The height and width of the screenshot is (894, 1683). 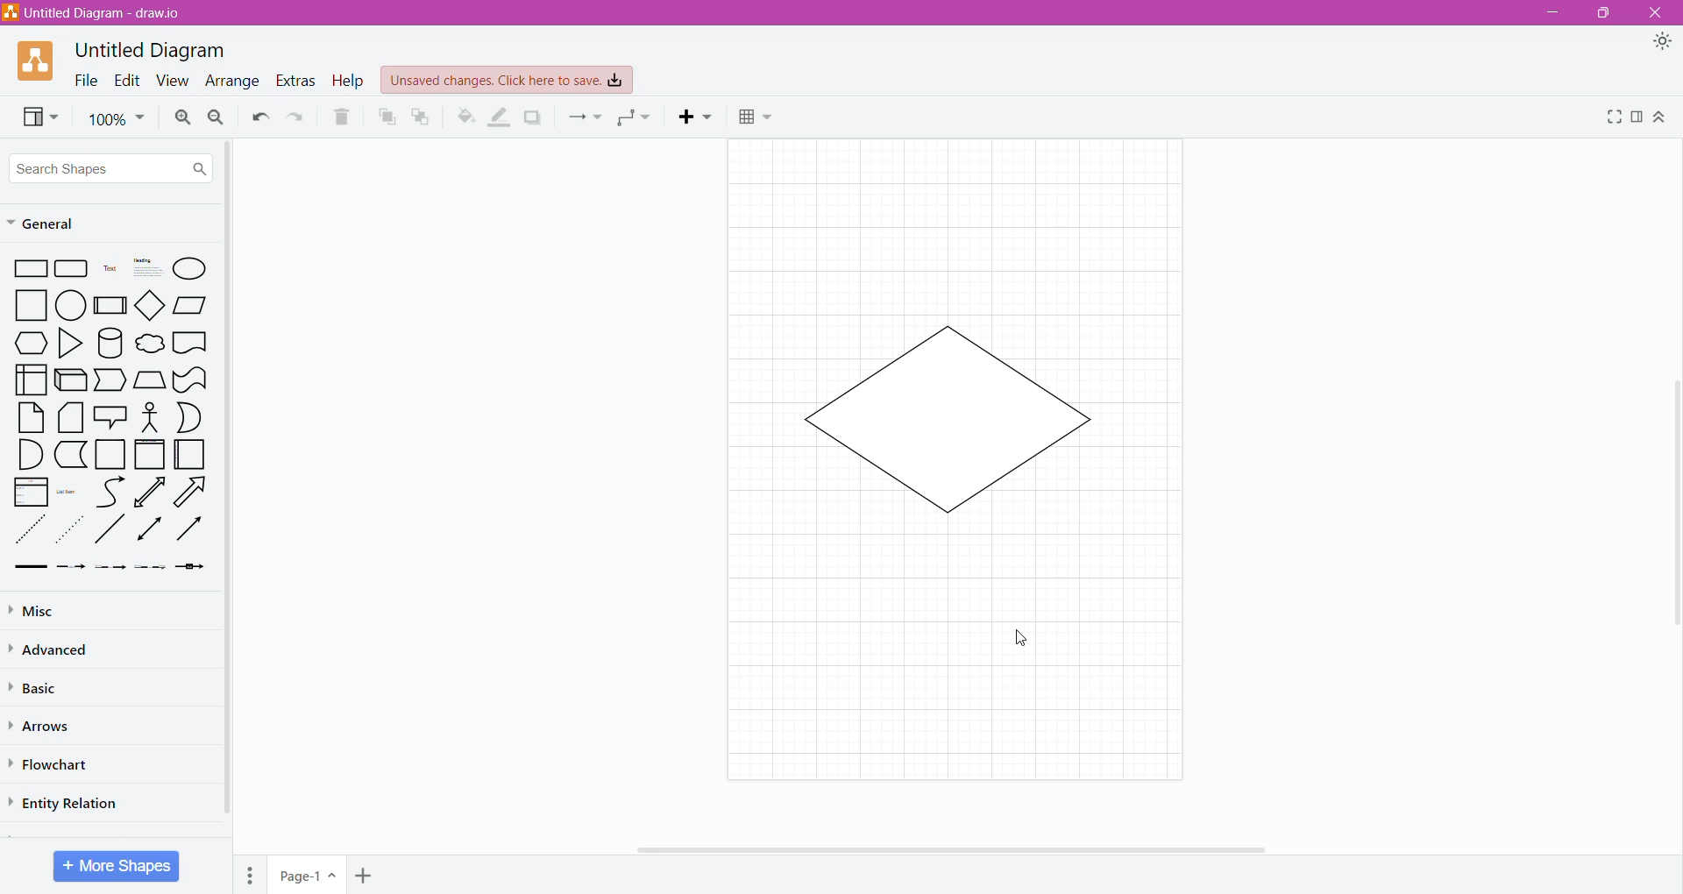 What do you see at coordinates (1604, 12) in the screenshot?
I see `Restore Down` at bounding box center [1604, 12].